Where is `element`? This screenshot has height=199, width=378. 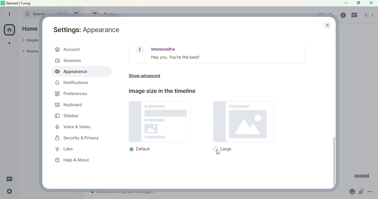 element is located at coordinates (13, 3).